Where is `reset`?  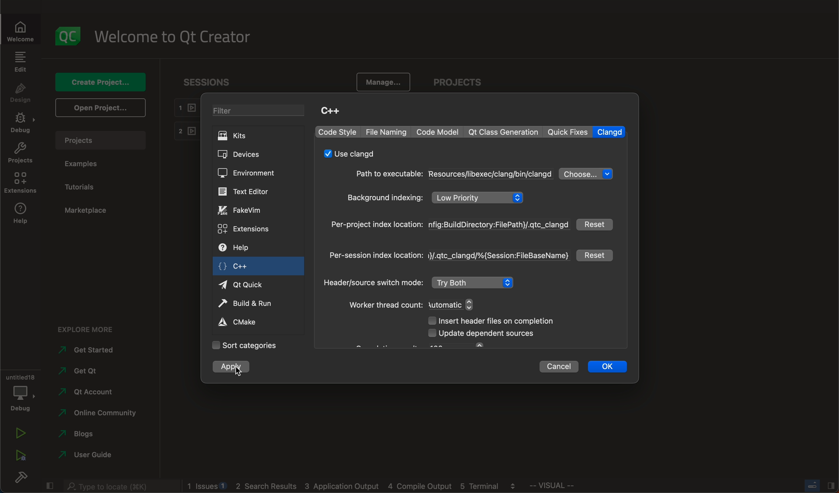
reset is located at coordinates (595, 255).